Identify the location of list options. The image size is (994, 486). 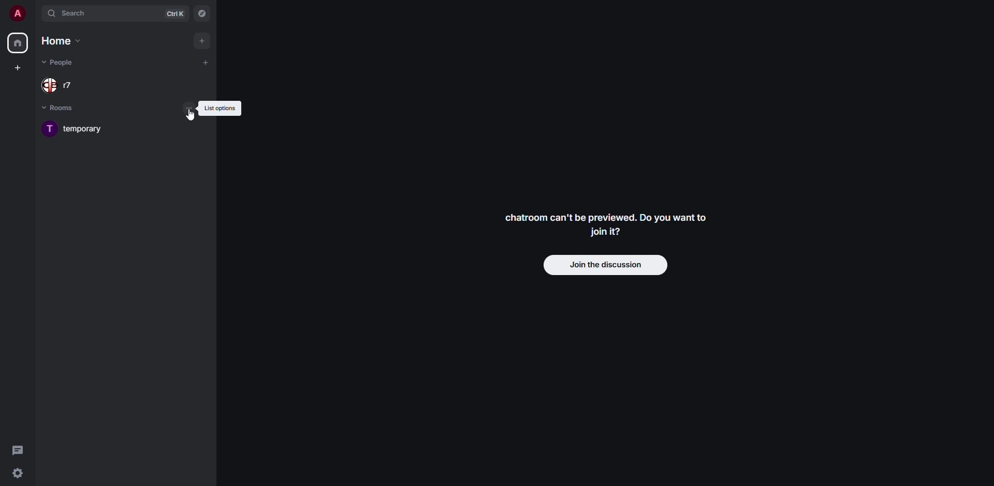
(191, 109).